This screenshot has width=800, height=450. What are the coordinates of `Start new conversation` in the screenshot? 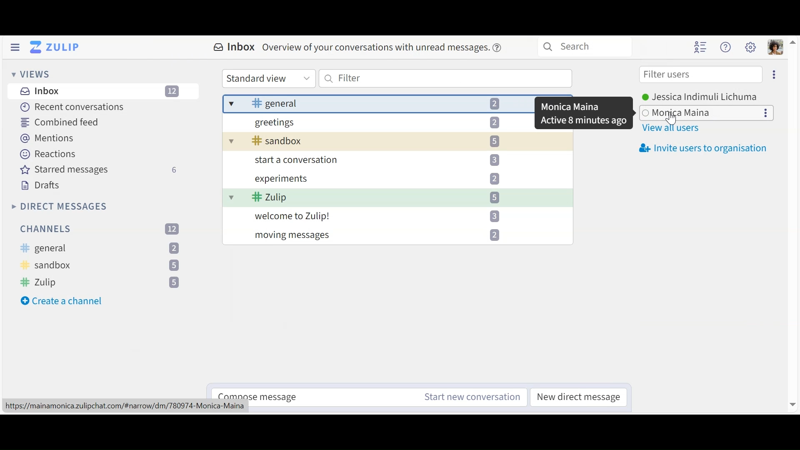 It's located at (474, 398).